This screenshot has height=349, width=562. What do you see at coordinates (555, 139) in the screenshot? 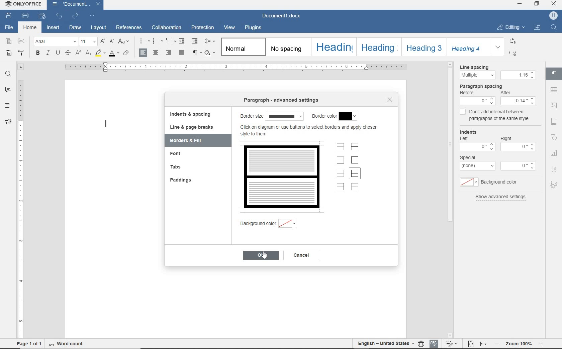
I see `Shapes` at bounding box center [555, 139].